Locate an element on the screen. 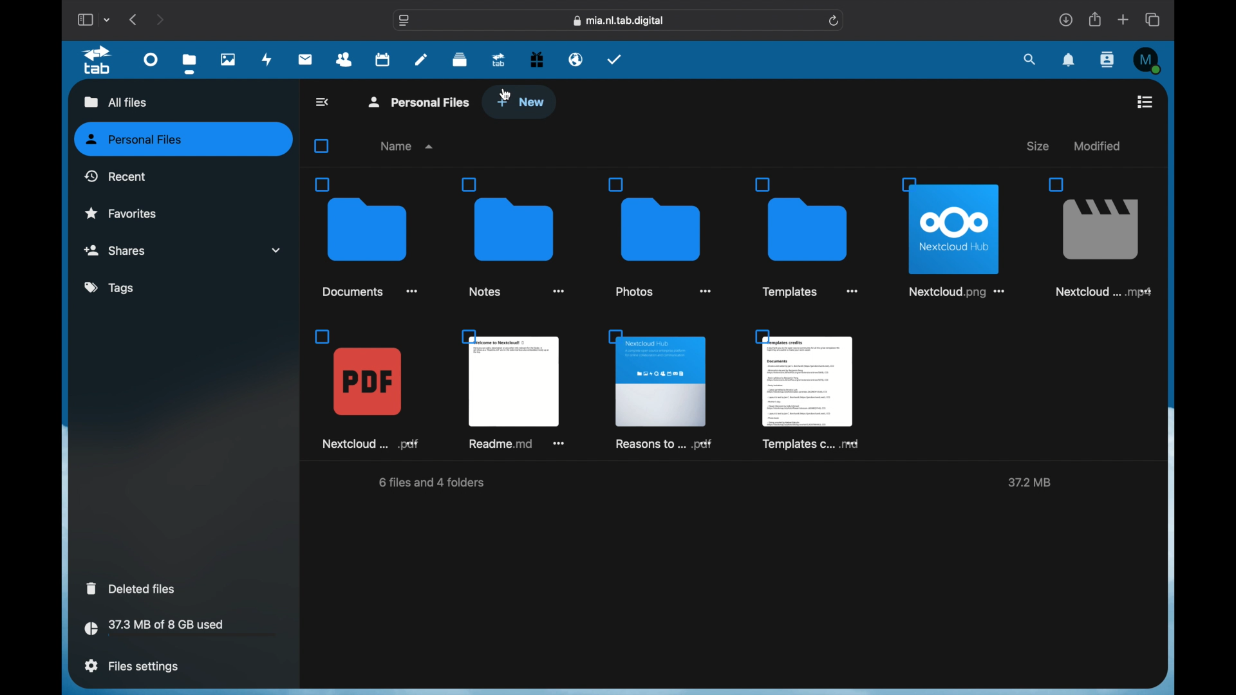 The width and height of the screenshot is (1236, 695). tab group picker is located at coordinates (108, 19).